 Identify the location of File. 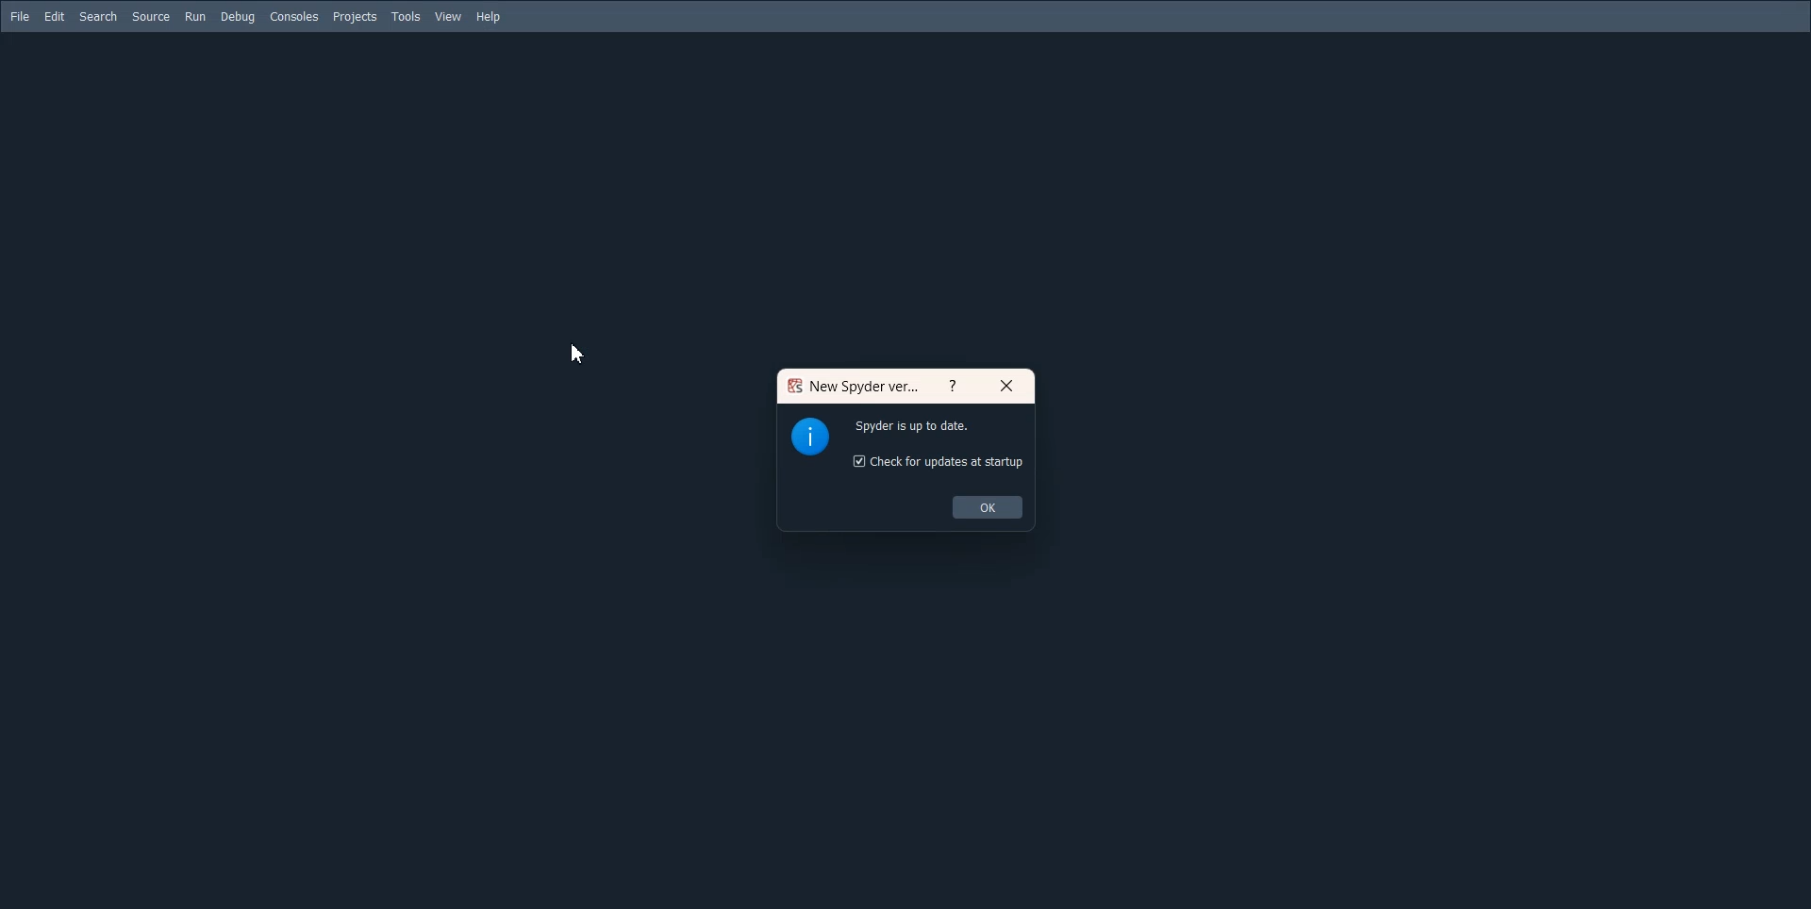
(18, 17).